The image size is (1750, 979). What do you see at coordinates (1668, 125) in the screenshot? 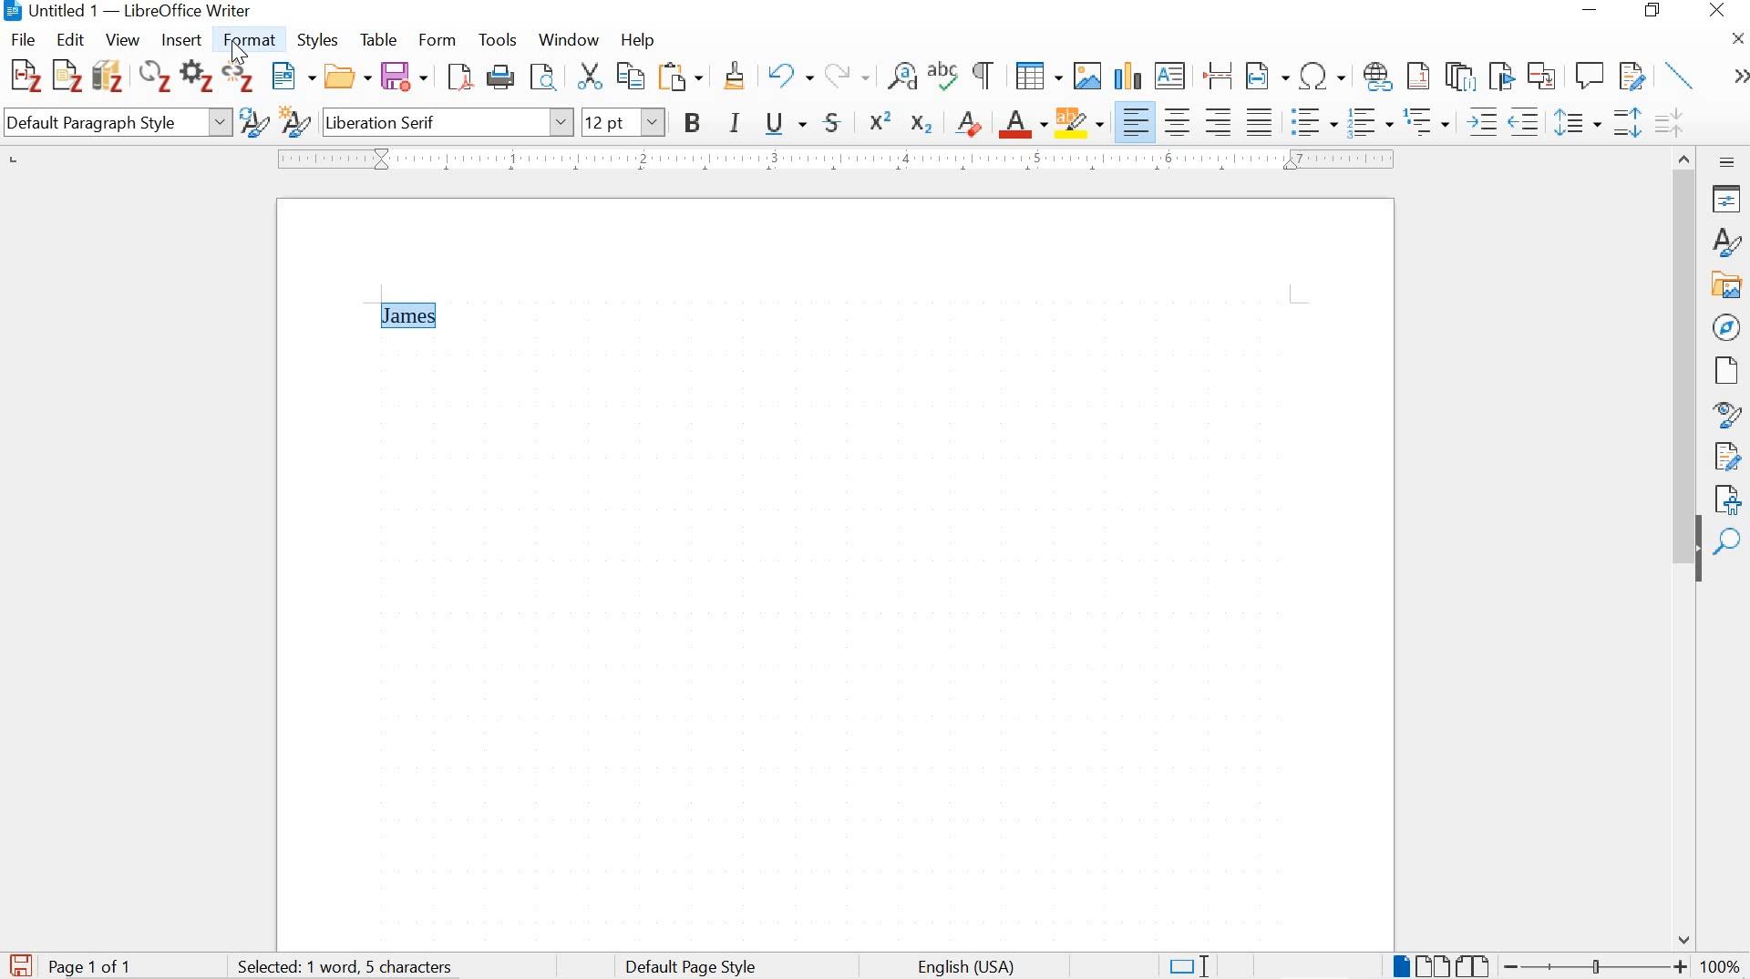
I see `decrease paragraph spacing` at bounding box center [1668, 125].